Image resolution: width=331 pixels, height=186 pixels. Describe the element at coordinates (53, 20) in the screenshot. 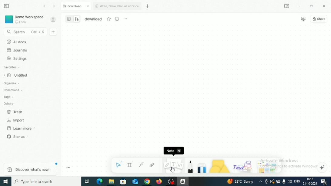

I see `Account` at that location.